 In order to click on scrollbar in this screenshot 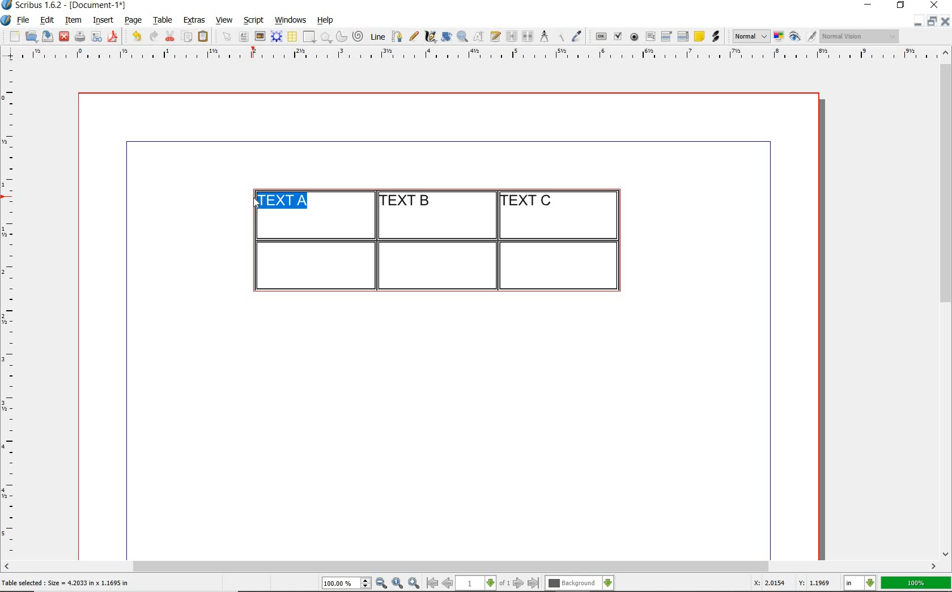, I will do `click(946, 302)`.